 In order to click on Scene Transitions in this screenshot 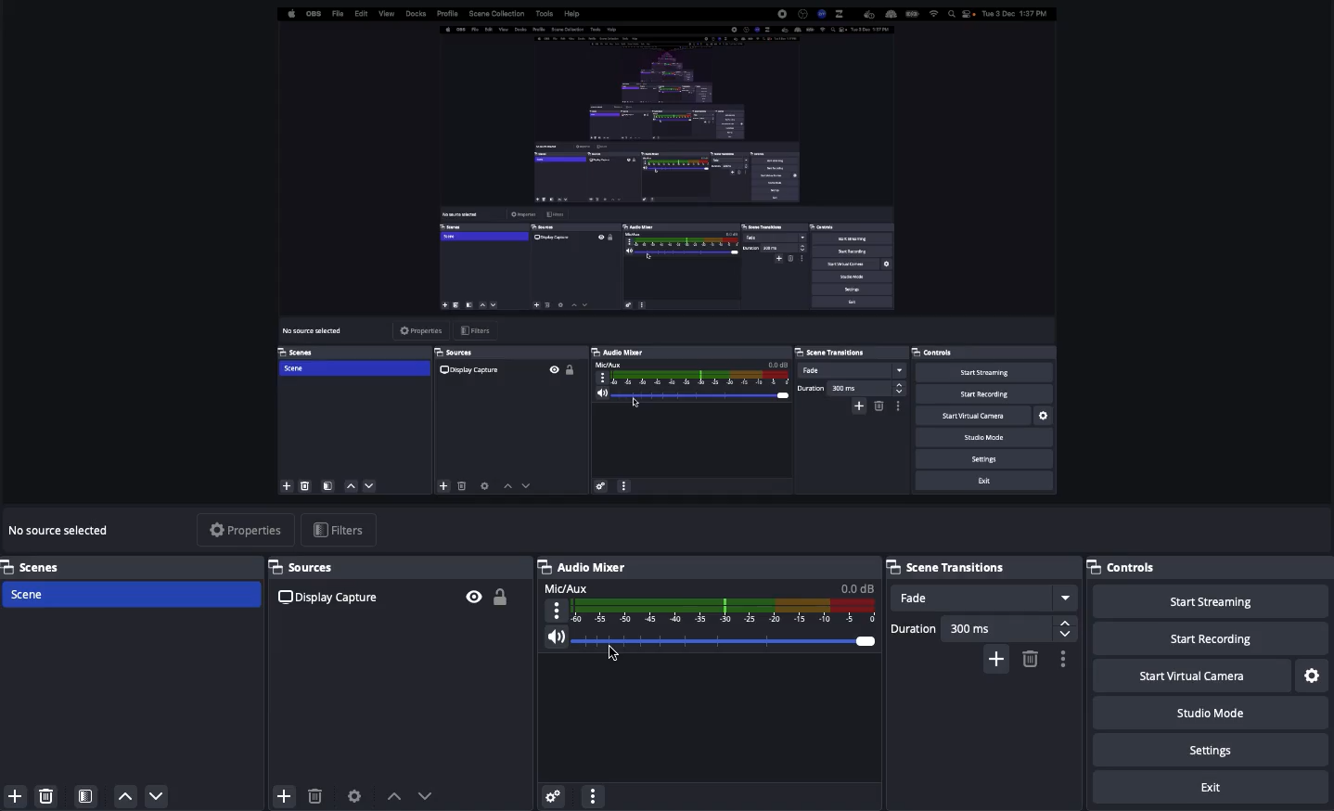, I will do `click(980, 565)`.